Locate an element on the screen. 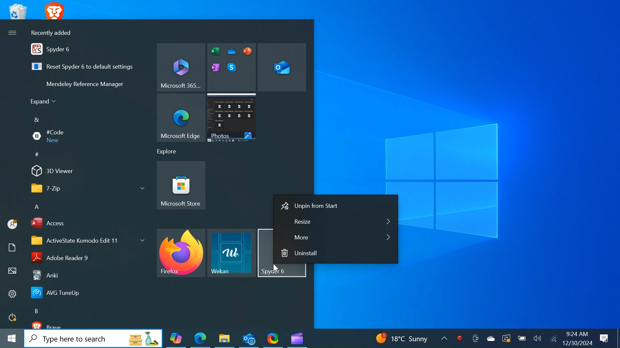 The width and height of the screenshot is (620, 348). 12/30/2024 is located at coordinates (577, 343).